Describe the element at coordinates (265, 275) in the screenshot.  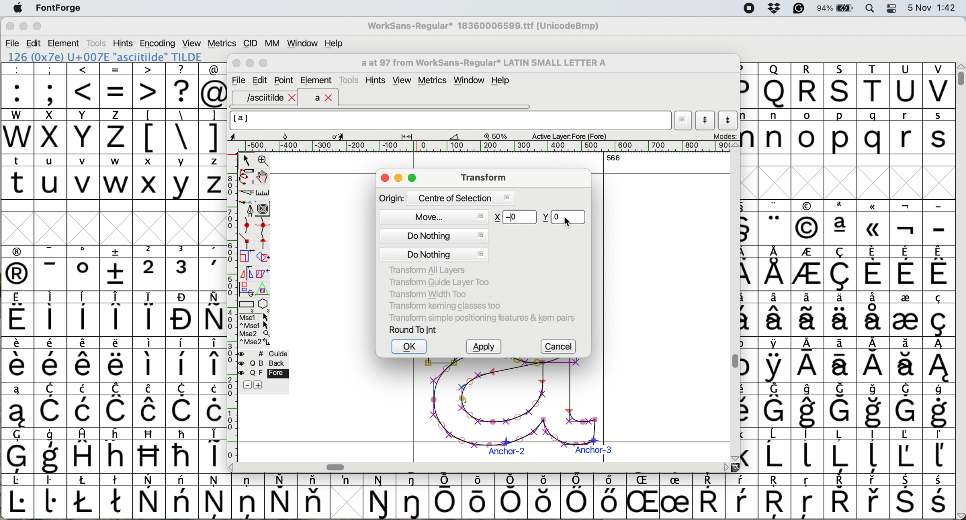
I see `skew selection` at that location.